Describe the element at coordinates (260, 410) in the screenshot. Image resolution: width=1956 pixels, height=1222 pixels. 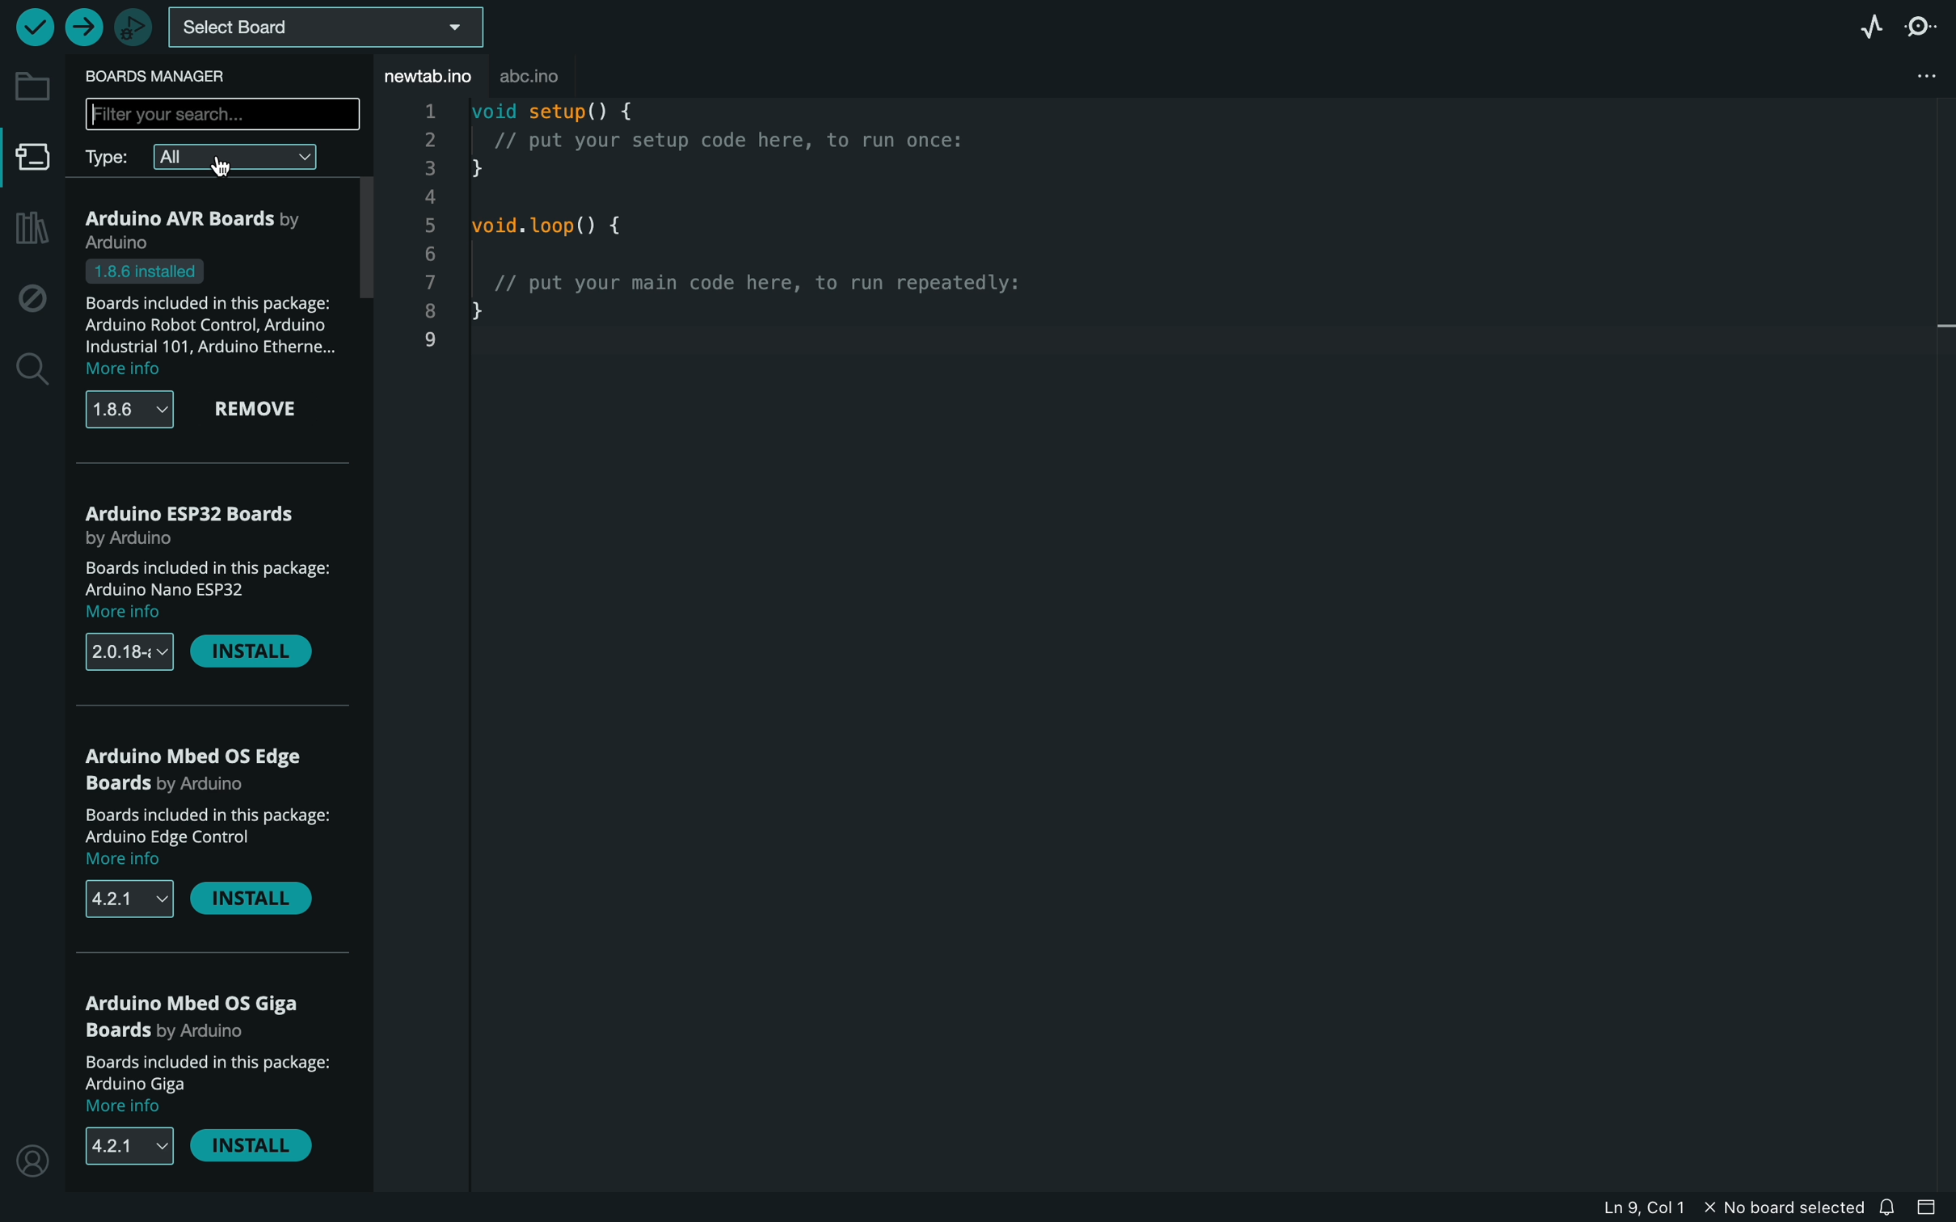
I see `remove` at that location.